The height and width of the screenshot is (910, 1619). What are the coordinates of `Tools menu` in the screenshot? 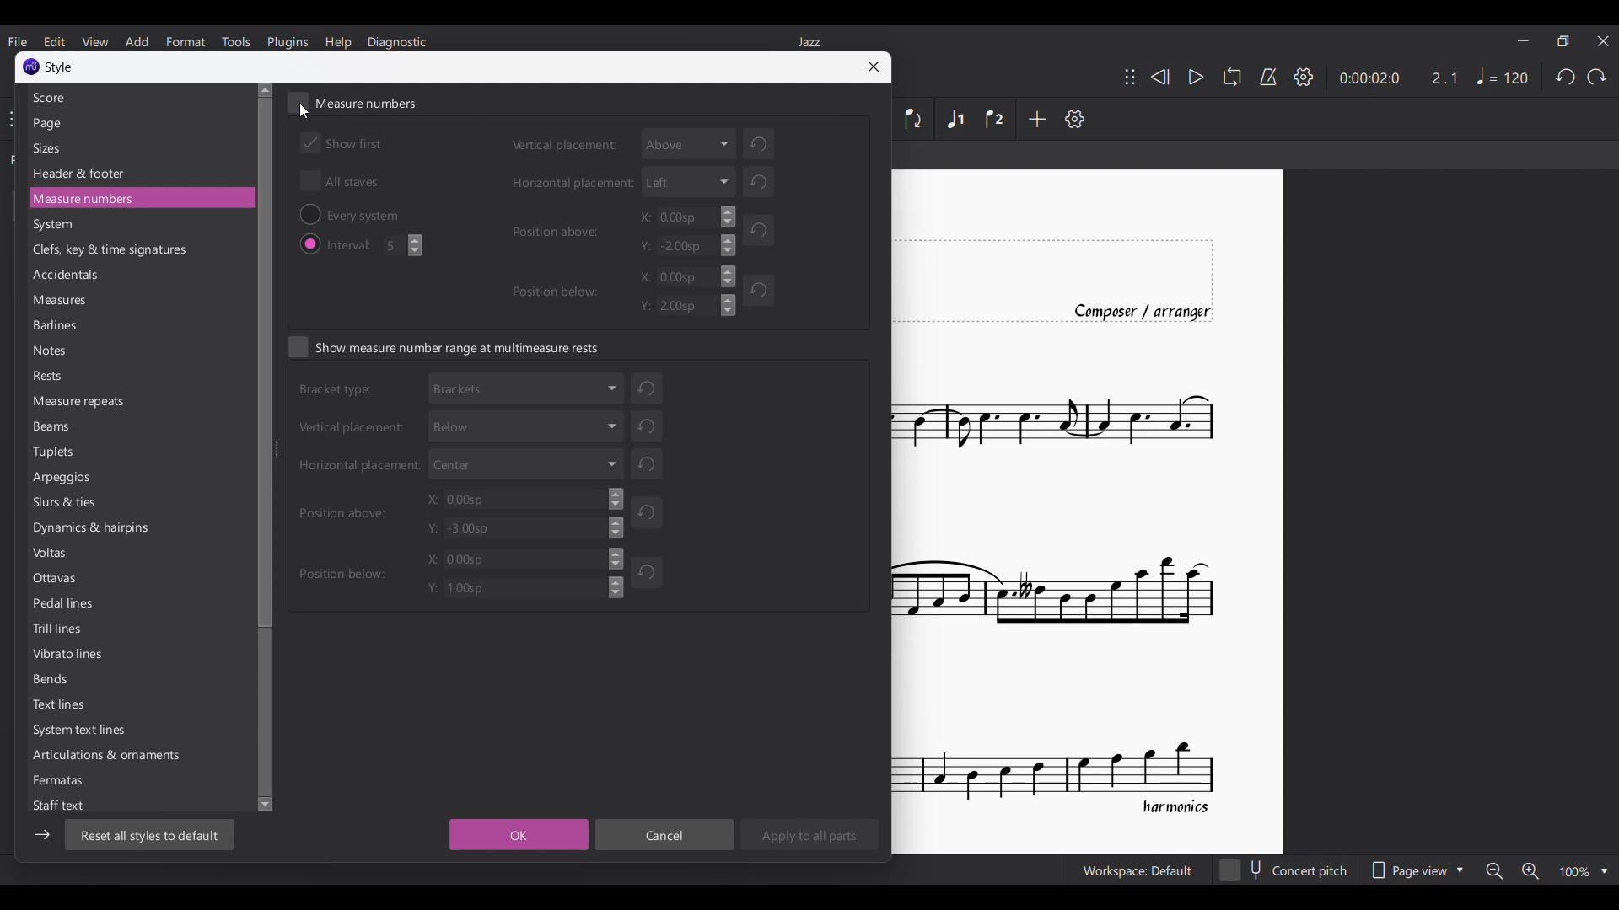 It's located at (235, 42).